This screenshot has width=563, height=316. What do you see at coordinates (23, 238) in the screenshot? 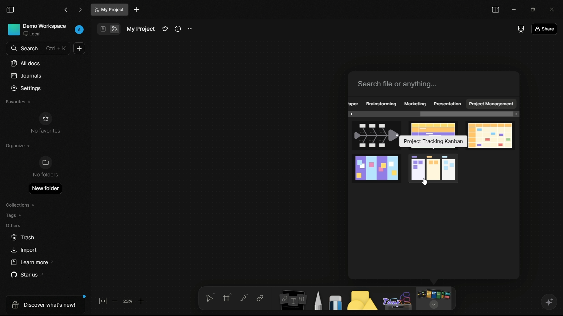
I see `trash` at bounding box center [23, 238].